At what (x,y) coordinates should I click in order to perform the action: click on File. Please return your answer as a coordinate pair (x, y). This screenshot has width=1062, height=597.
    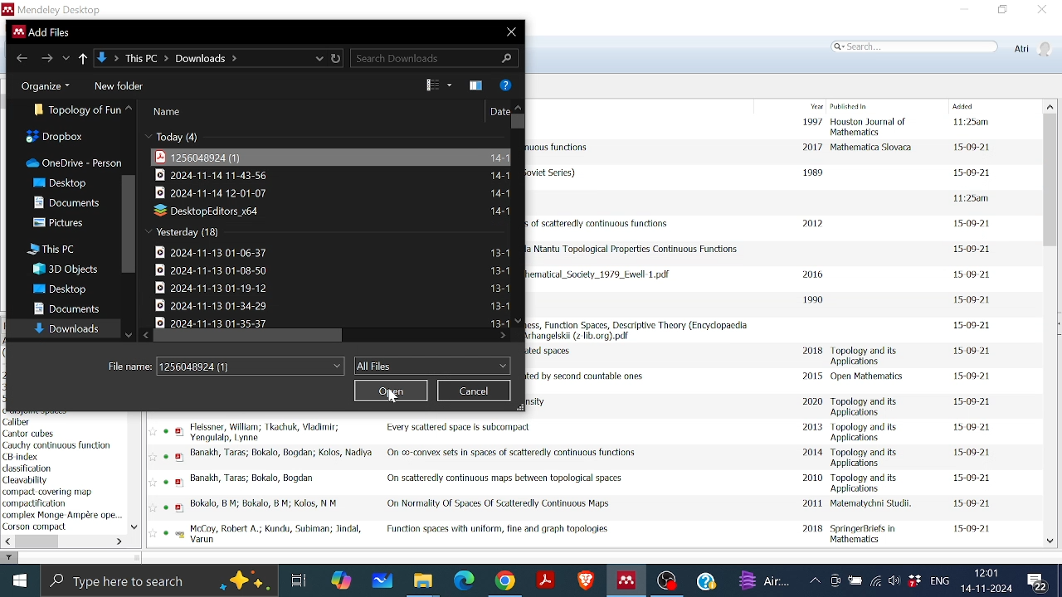
    Looking at the image, I should click on (499, 306).